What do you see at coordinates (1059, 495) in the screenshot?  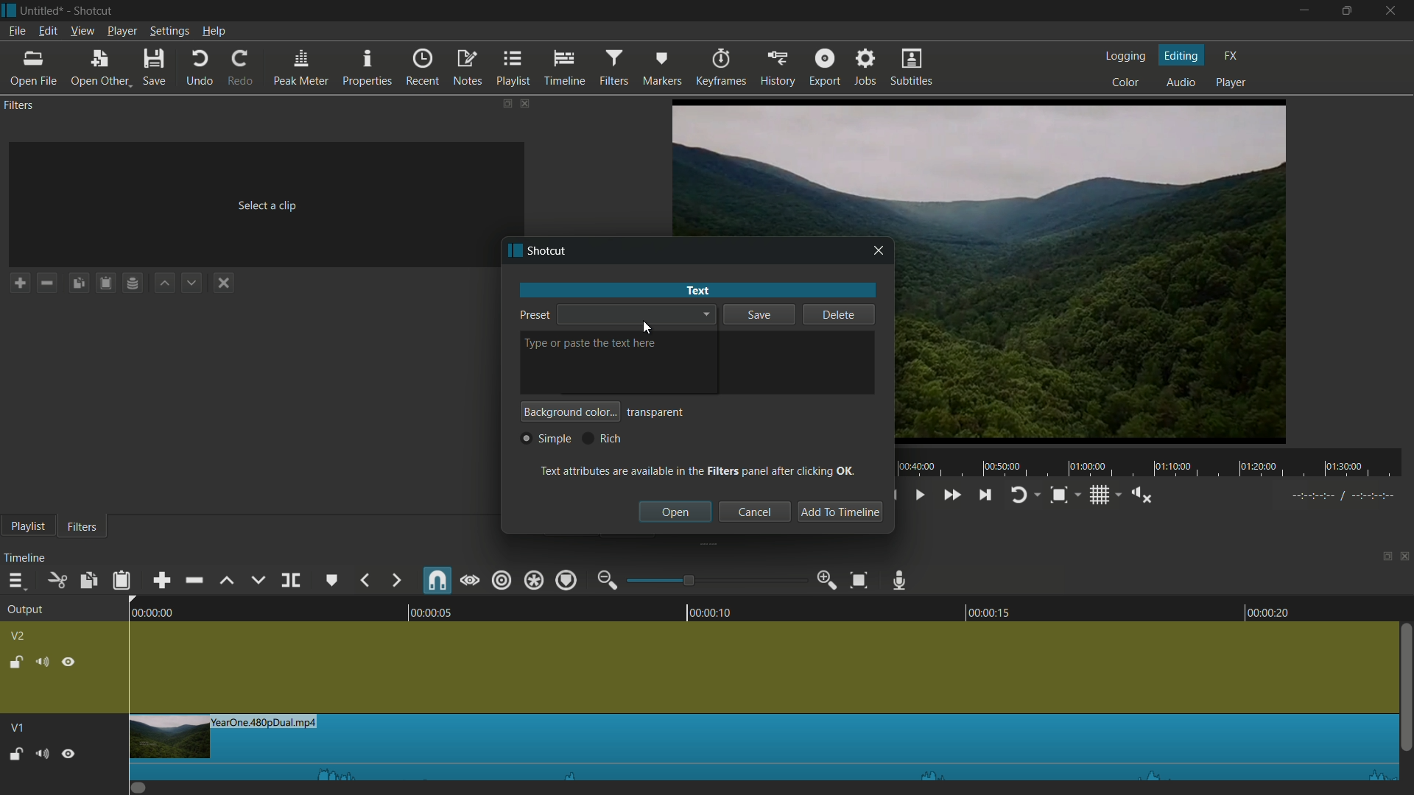 I see `toggle snap` at bounding box center [1059, 495].